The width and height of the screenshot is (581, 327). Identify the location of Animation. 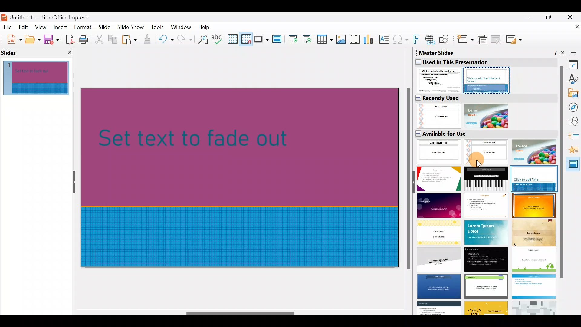
(574, 151).